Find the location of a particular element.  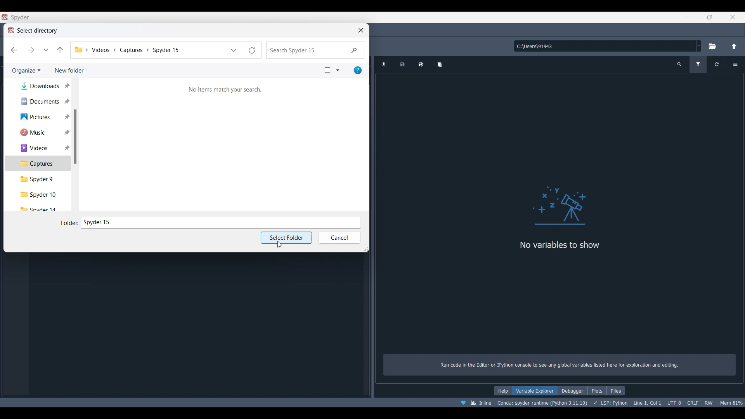

Software name is located at coordinates (20, 17).